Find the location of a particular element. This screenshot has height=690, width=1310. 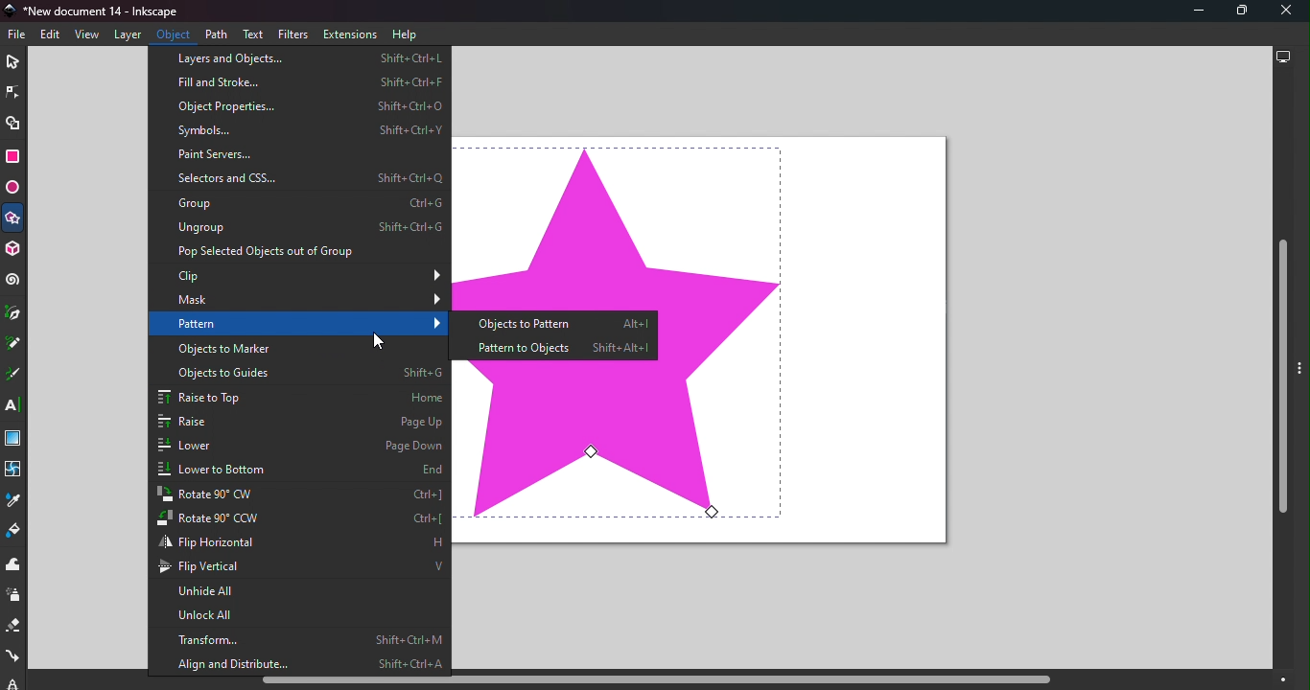

Unhide all is located at coordinates (302, 592).